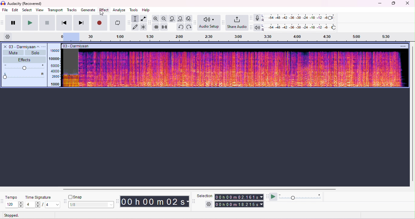 The height and width of the screenshot is (219, 415). I want to click on play at speed tool bar, so click(267, 196).